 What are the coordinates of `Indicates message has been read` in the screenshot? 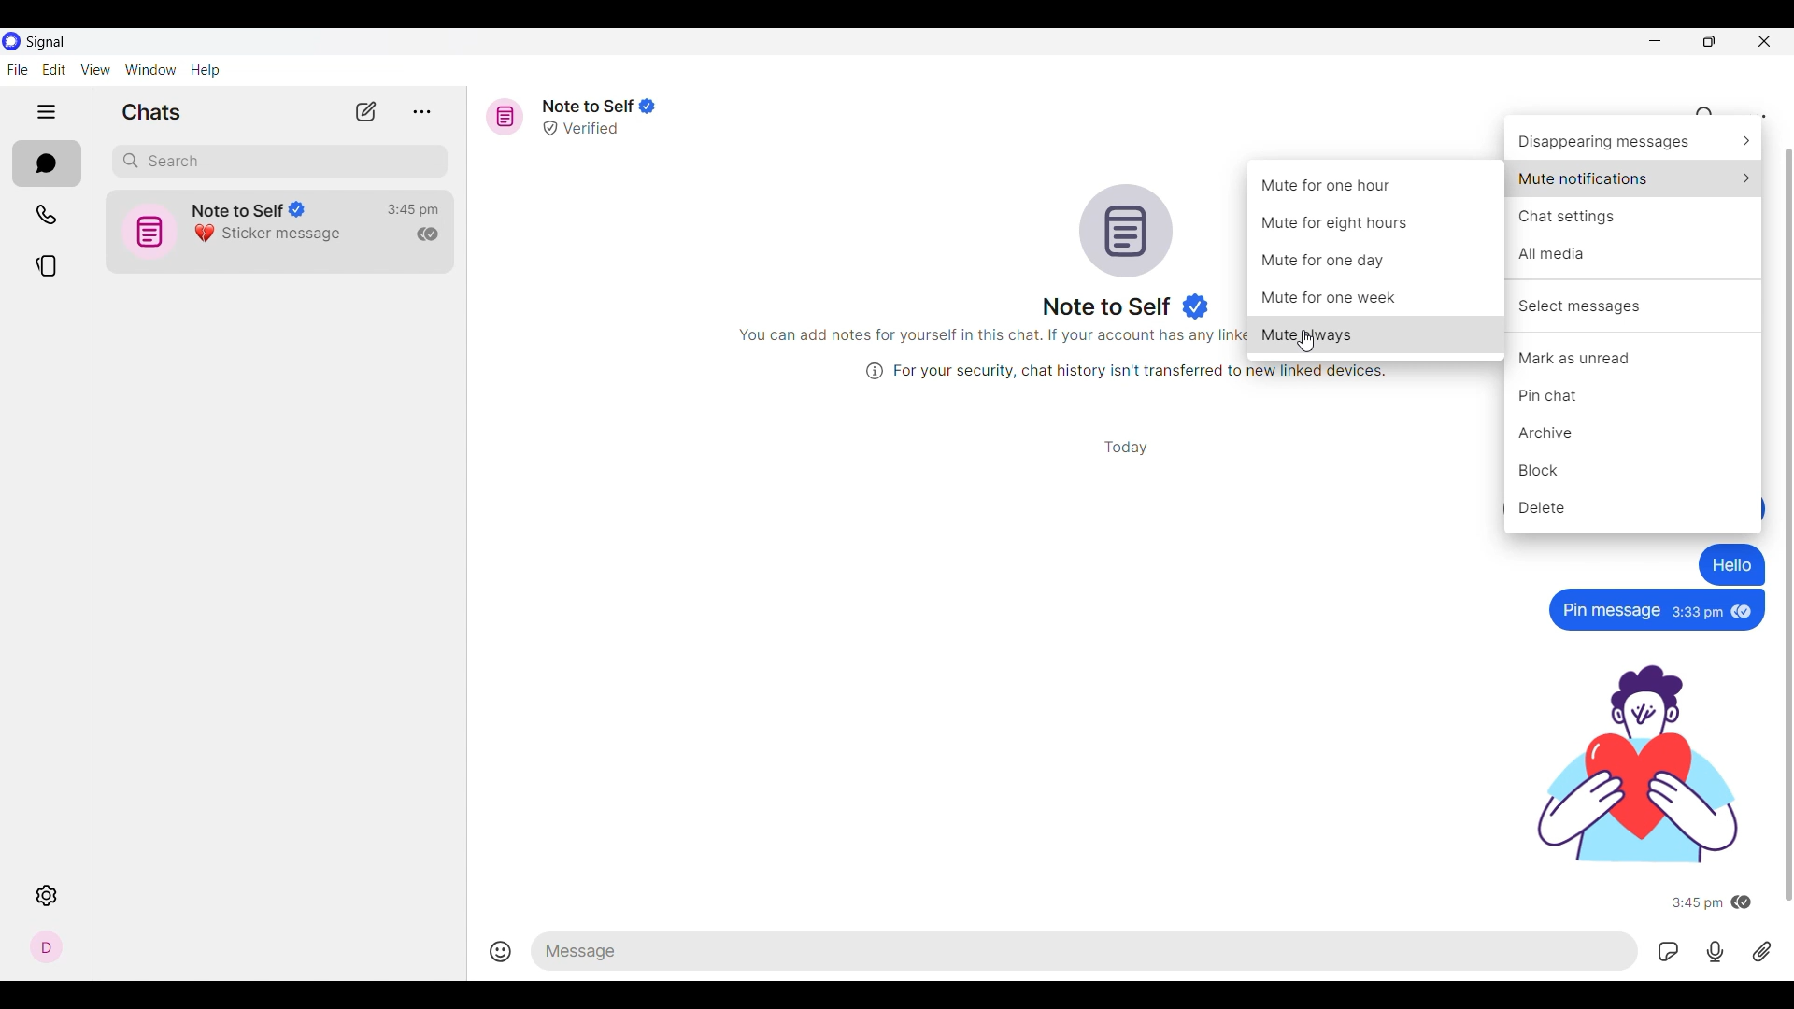 It's located at (427, 234).